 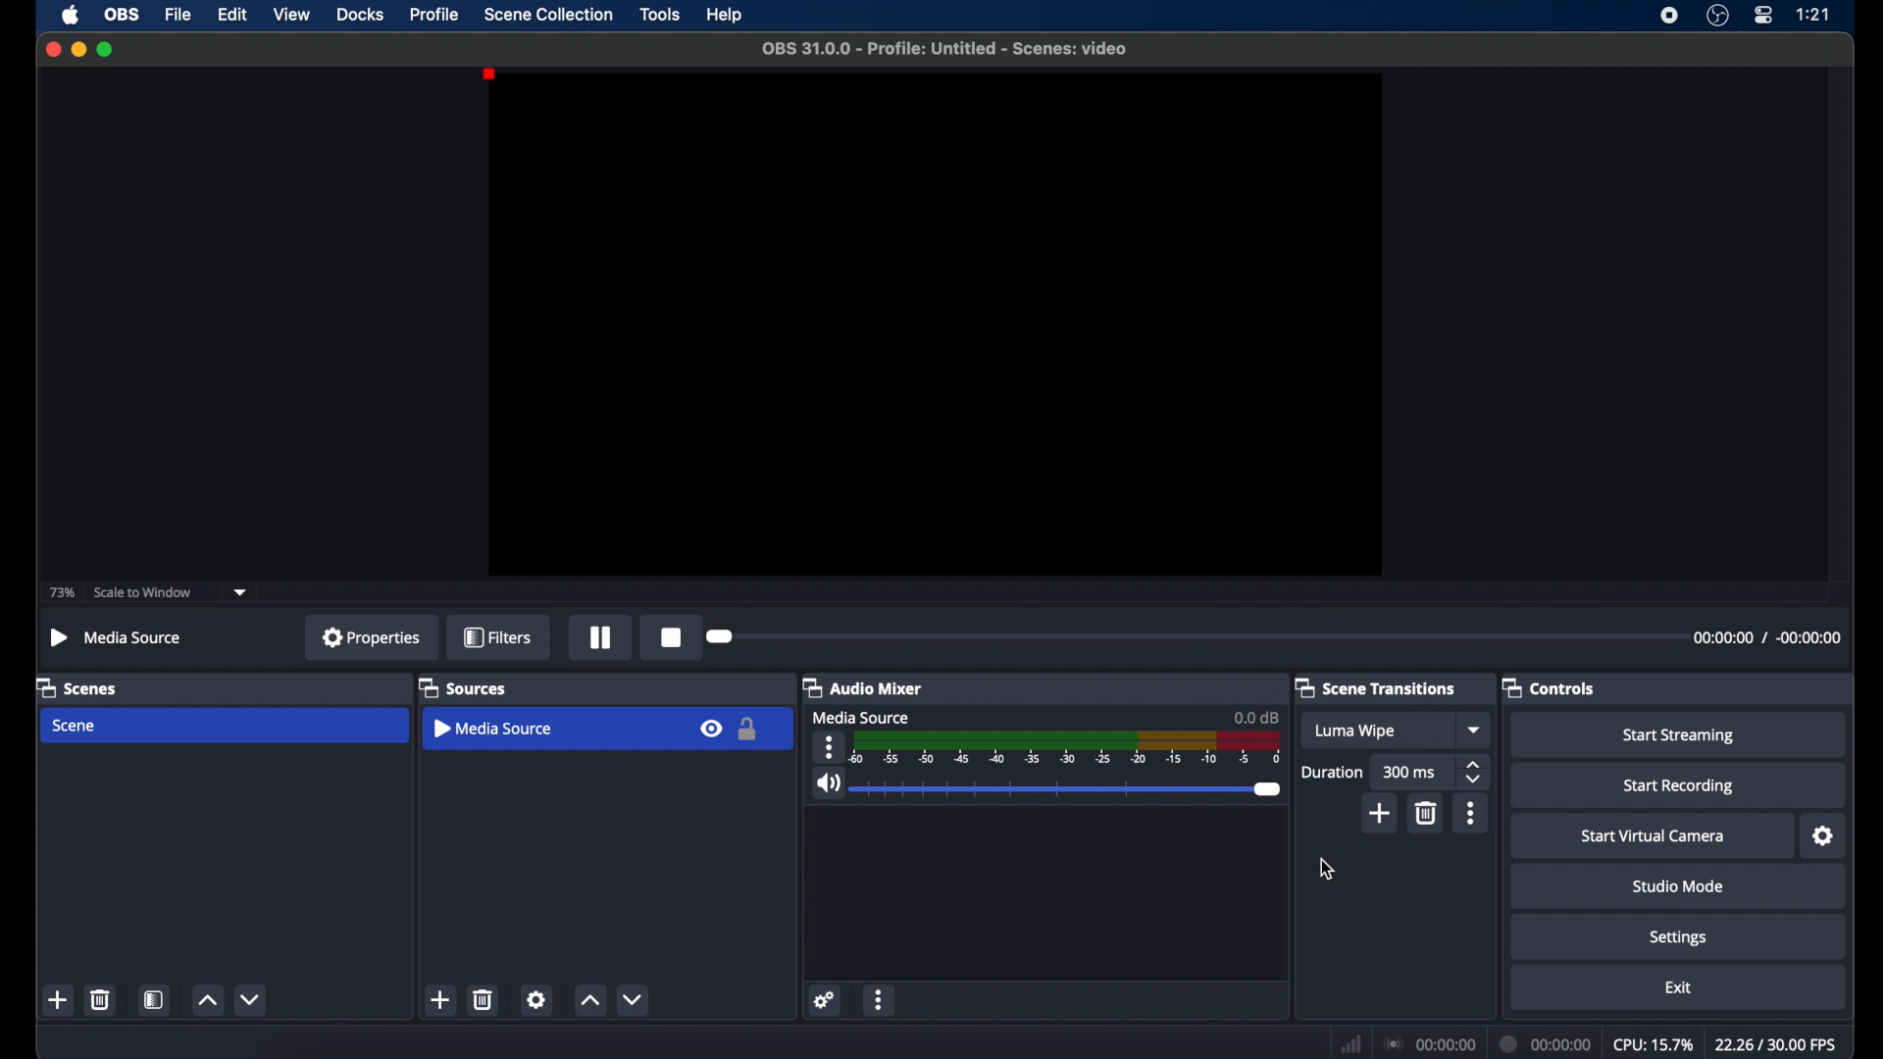 I want to click on scene, so click(x=73, y=726).